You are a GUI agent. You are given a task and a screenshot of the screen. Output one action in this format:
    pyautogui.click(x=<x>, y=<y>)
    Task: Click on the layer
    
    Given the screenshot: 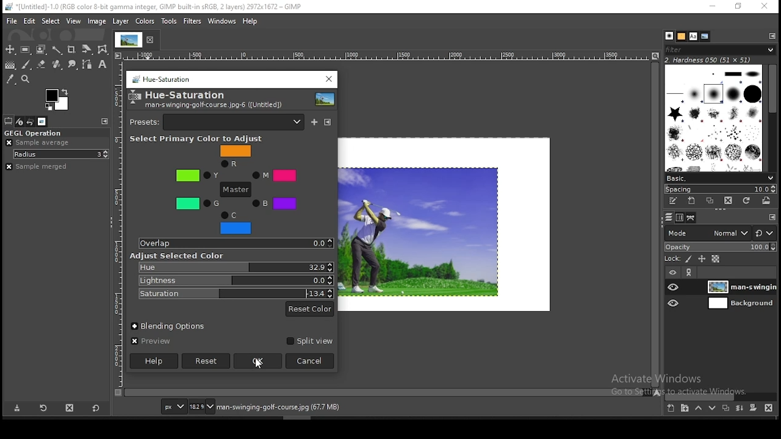 What is the action you would take?
    pyautogui.click(x=119, y=20)
    